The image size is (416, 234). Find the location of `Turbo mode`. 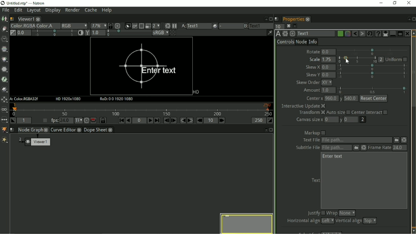

Turbo mode is located at coordinates (86, 120).